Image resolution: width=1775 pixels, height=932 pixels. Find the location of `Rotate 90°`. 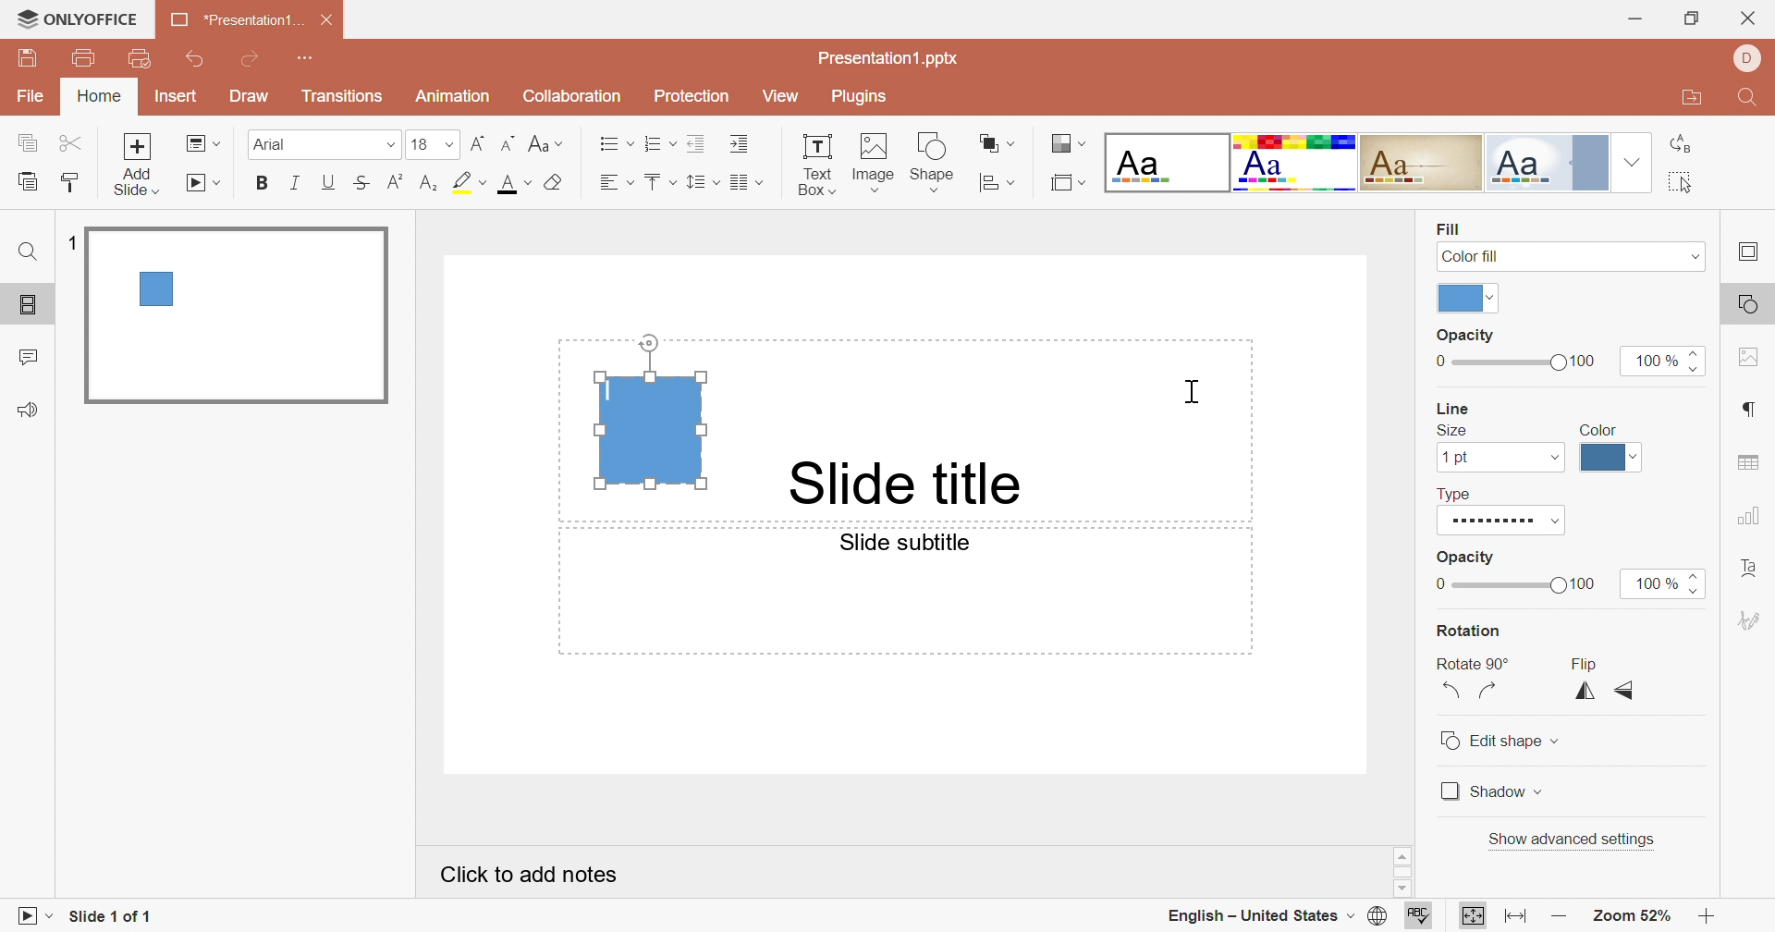

Rotate 90° is located at coordinates (1474, 663).